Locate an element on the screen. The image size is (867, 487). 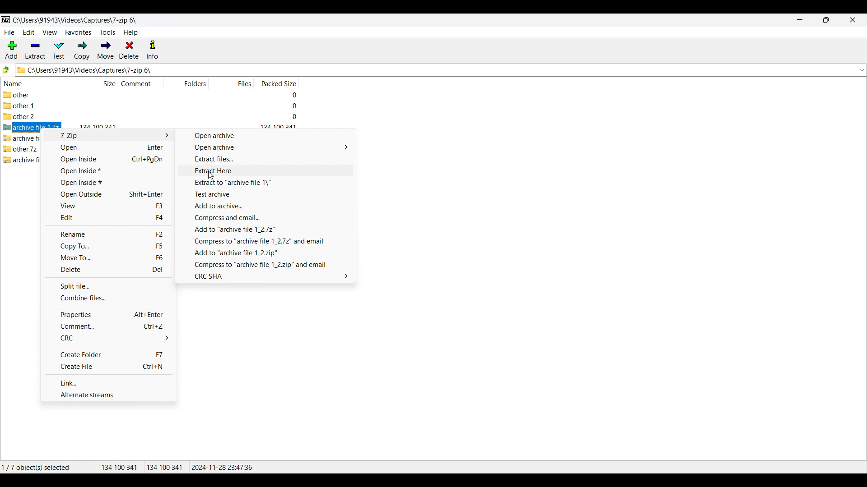
Combine files is located at coordinates (107, 298).